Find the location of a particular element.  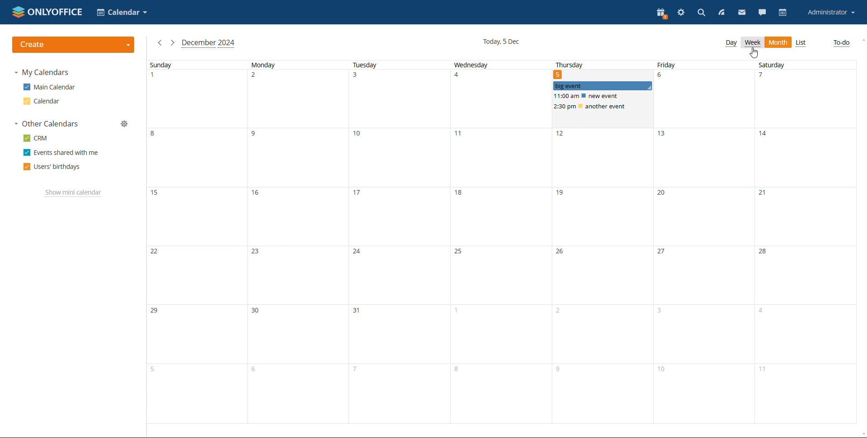

talk is located at coordinates (763, 12).